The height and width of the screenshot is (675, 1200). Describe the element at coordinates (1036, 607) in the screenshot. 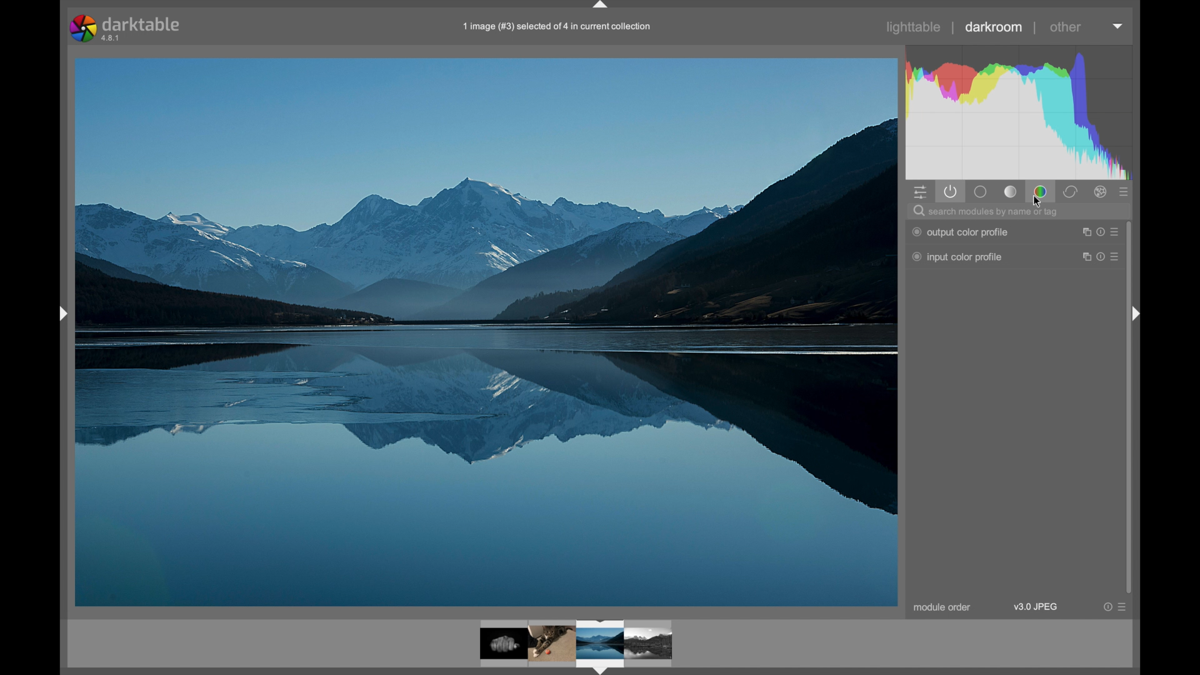

I see `v3.0 jpeg` at that location.